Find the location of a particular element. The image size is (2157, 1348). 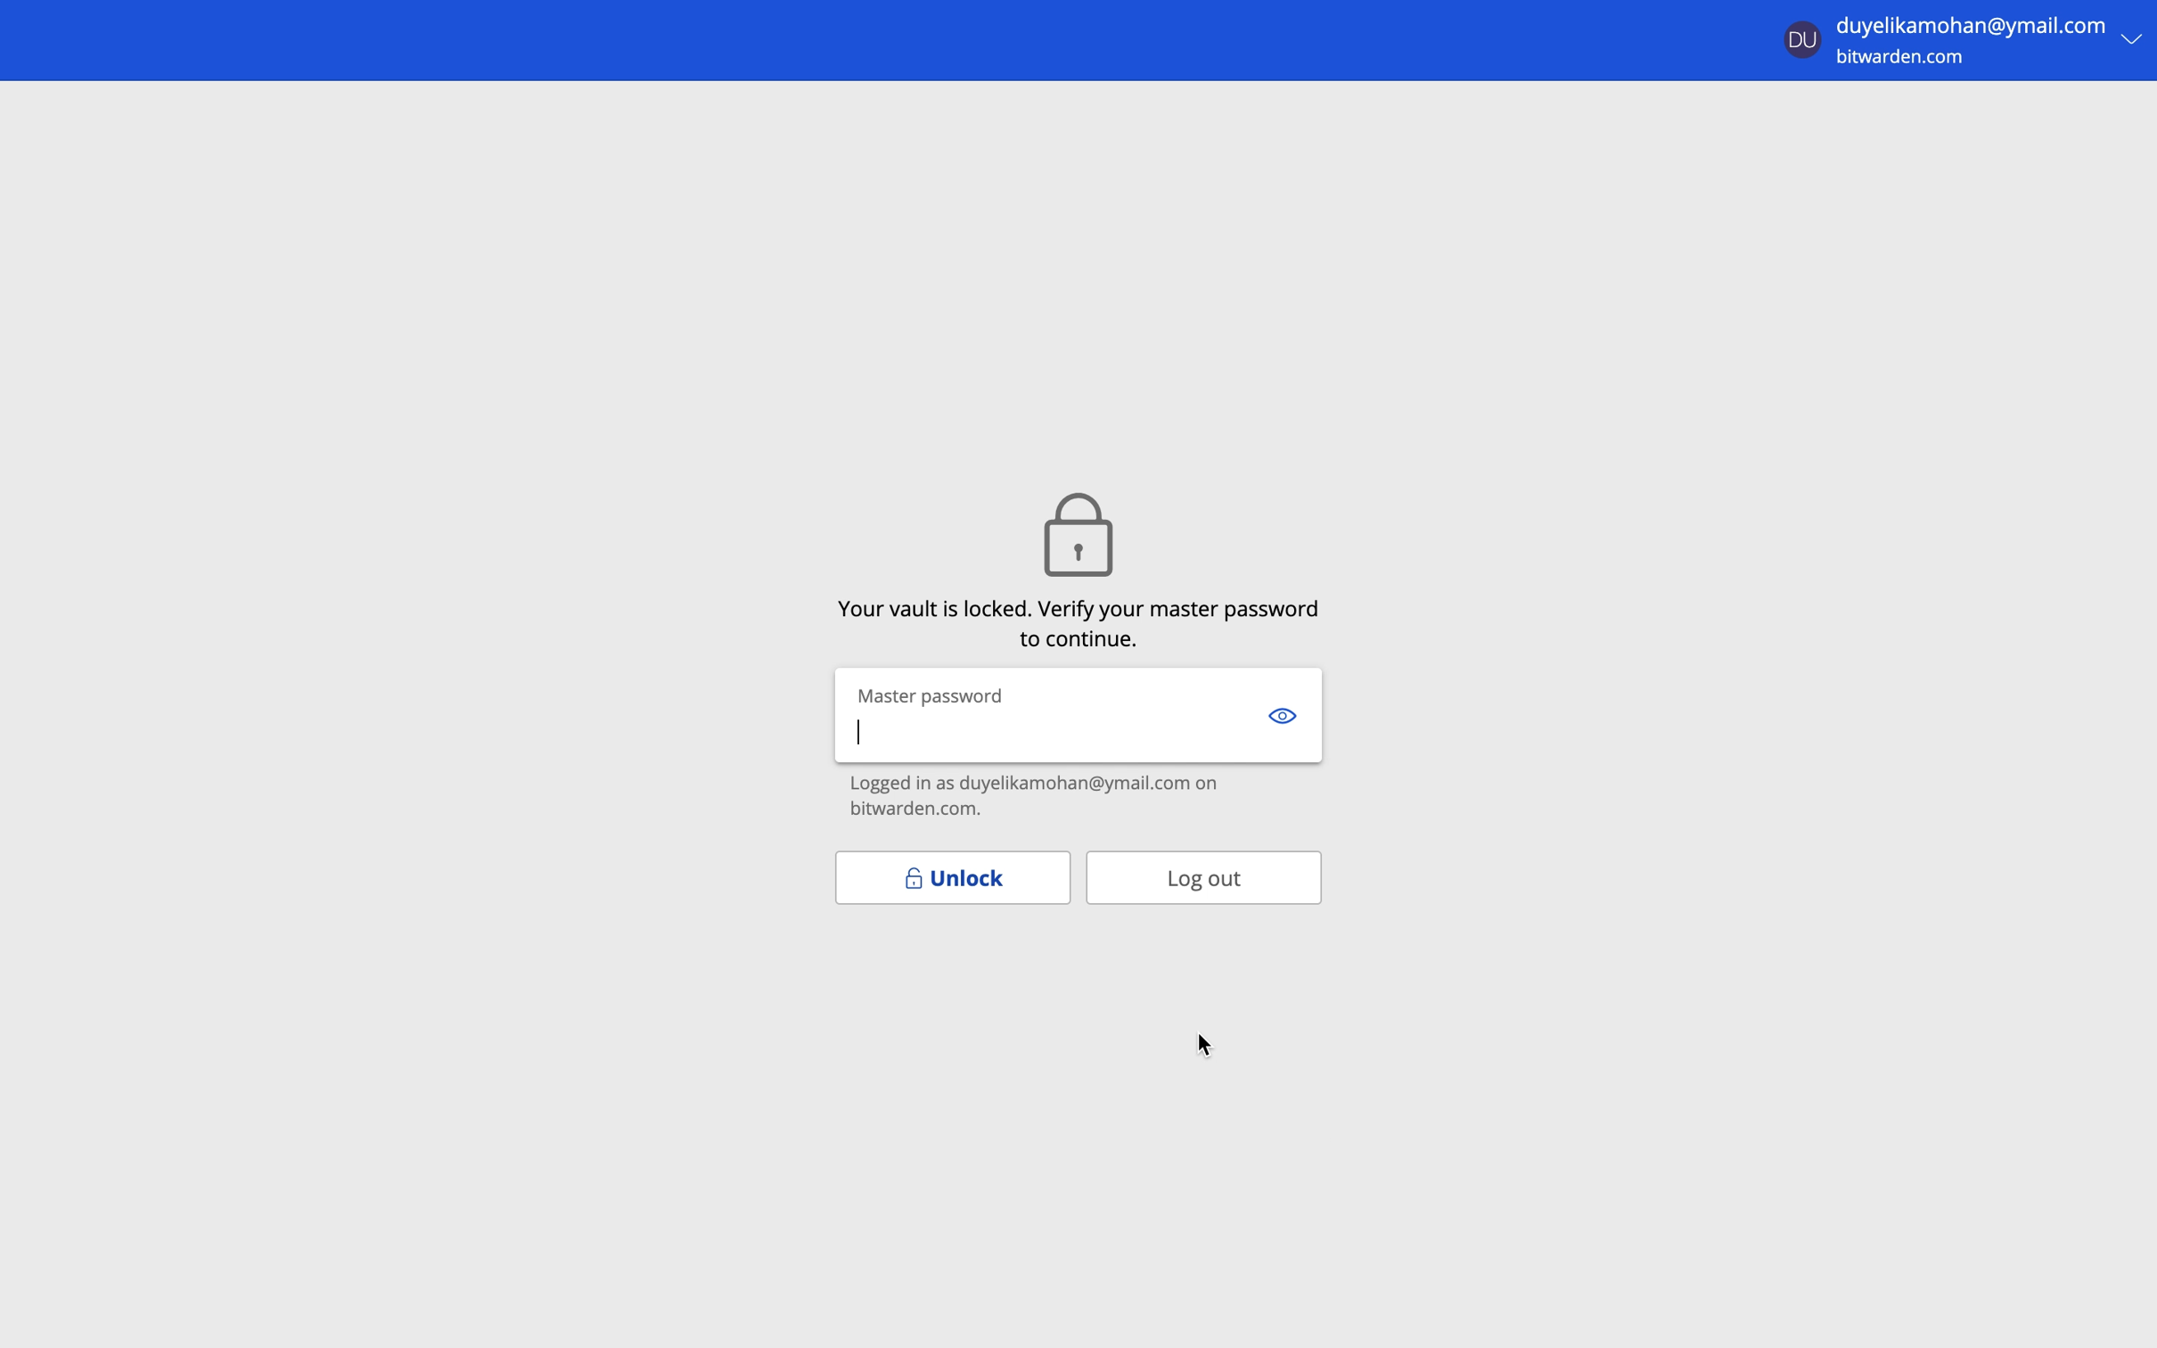

logged in as is located at coordinates (1081, 799).